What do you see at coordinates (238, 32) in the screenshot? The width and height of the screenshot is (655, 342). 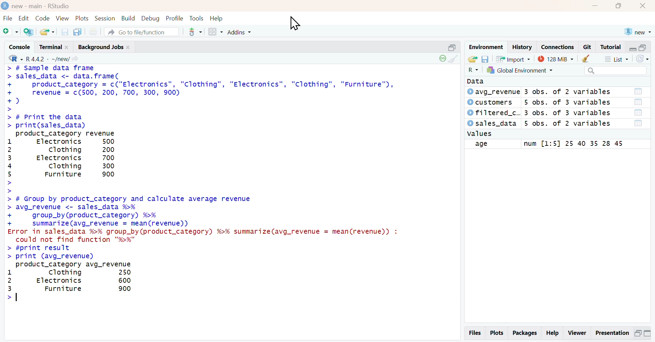 I see `Addins` at bounding box center [238, 32].